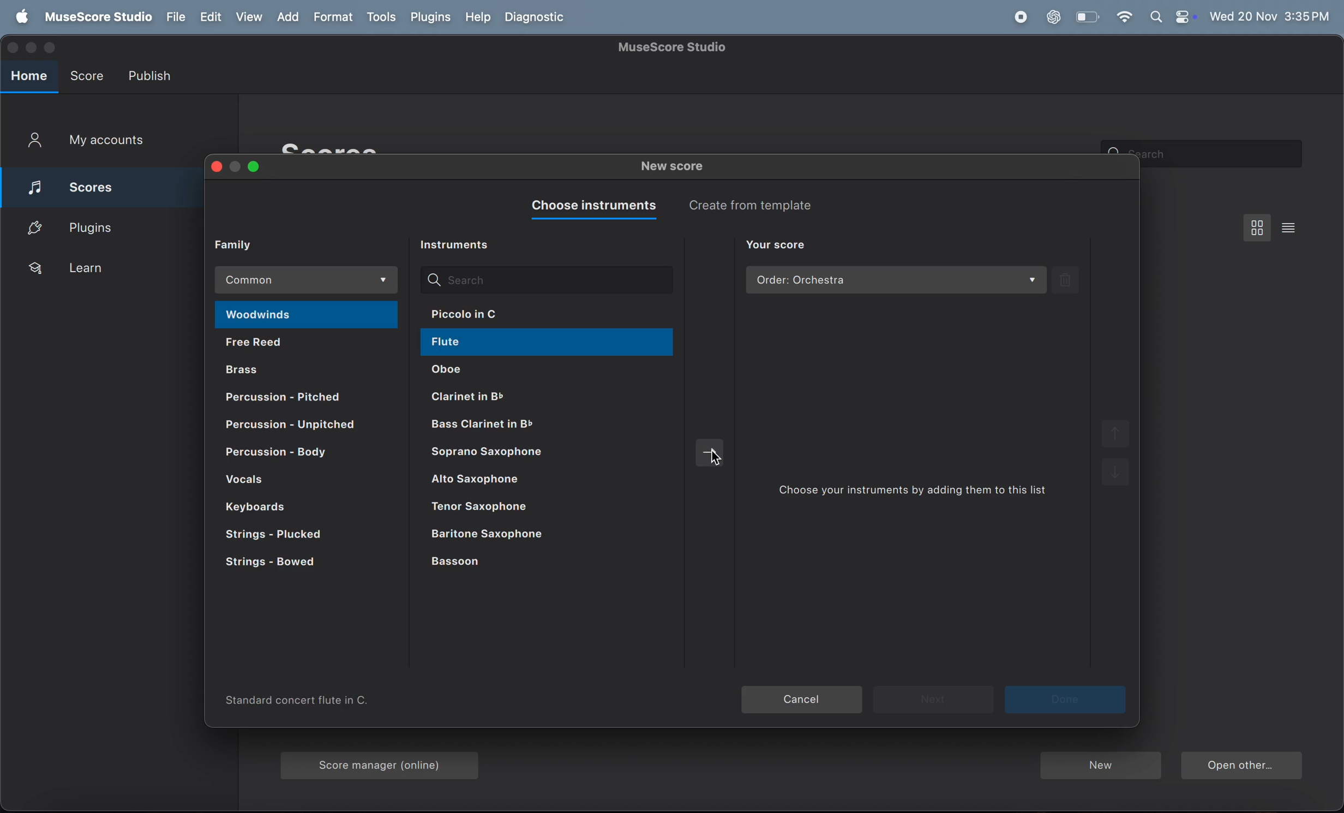 This screenshot has width=1344, height=813. Describe the element at coordinates (173, 17) in the screenshot. I see `file` at that location.